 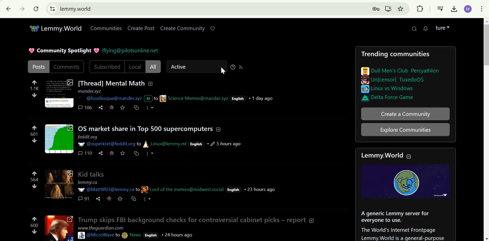 What do you see at coordinates (219, 129) in the screenshot?
I see `collapse` at bounding box center [219, 129].